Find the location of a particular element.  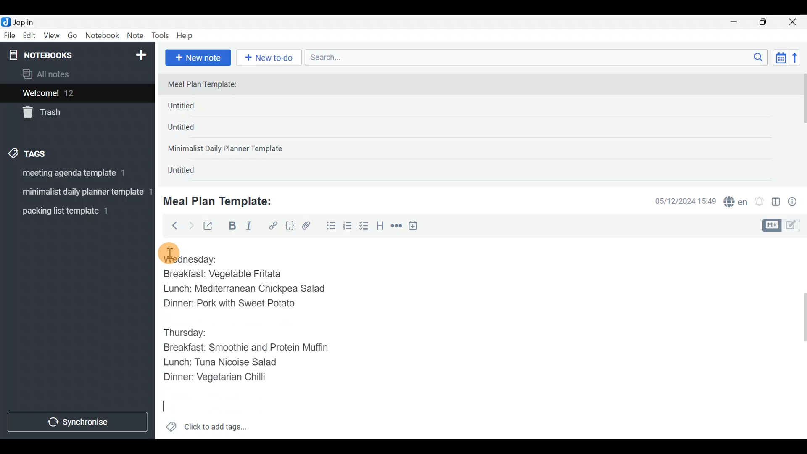

Meal Plan Template: is located at coordinates (223, 200).